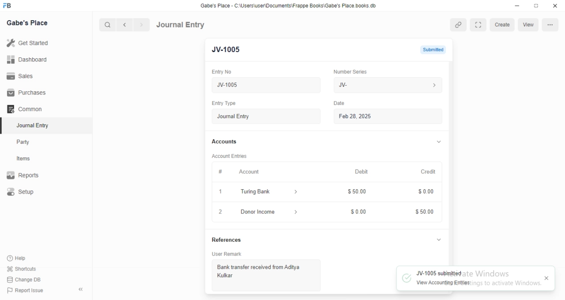 The height and width of the screenshot is (300, 565). What do you see at coordinates (29, 192) in the screenshot?
I see `Setup` at bounding box center [29, 192].